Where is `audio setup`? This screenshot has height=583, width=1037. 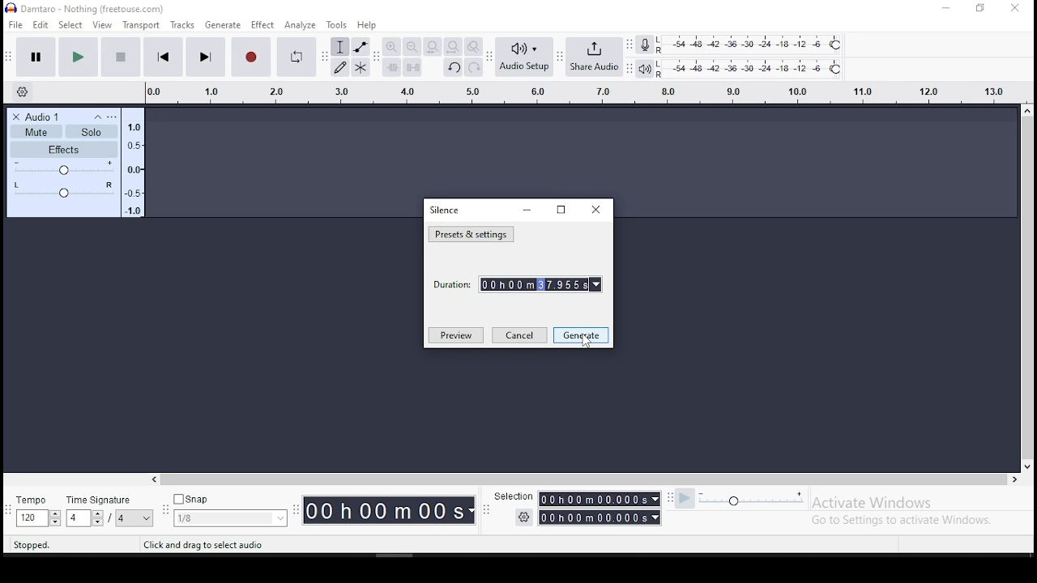 audio setup is located at coordinates (524, 57).